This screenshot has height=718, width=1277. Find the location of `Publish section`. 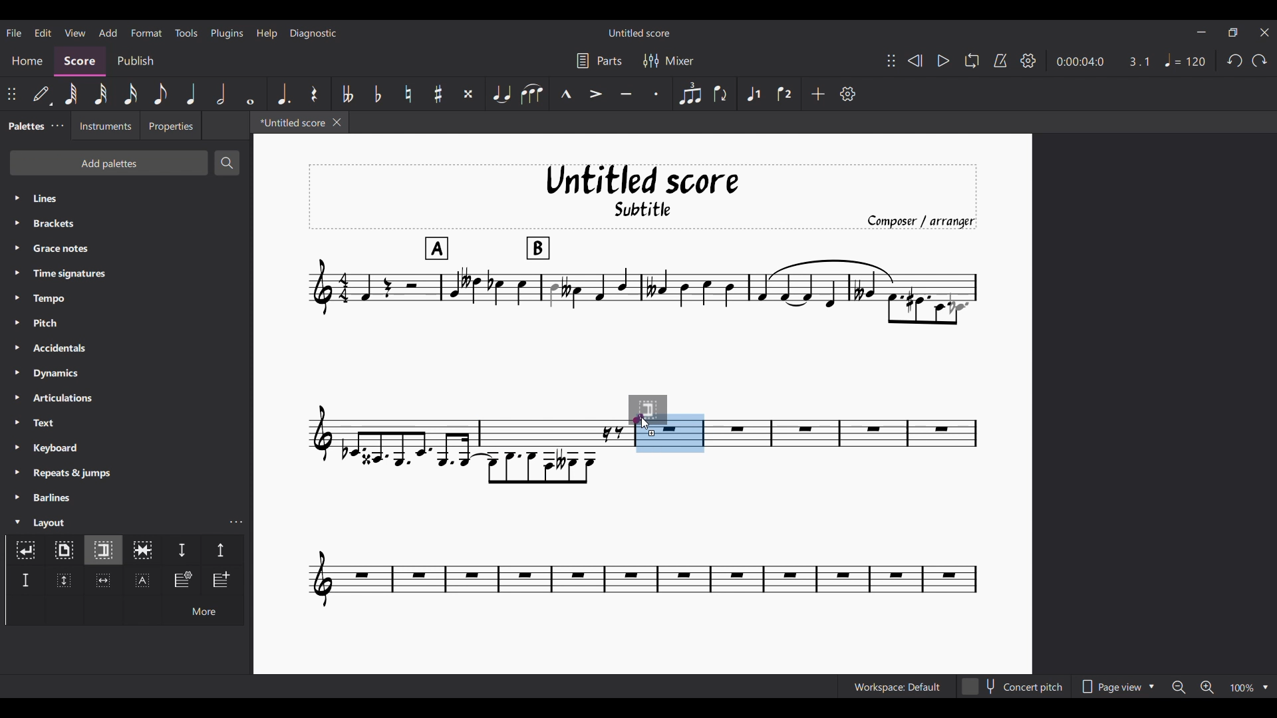

Publish section is located at coordinates (135, 61).